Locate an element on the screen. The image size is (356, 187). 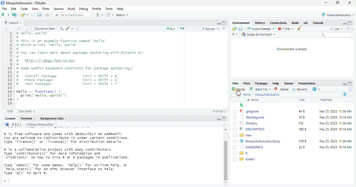
blank file is located at coordinates (260, 89).